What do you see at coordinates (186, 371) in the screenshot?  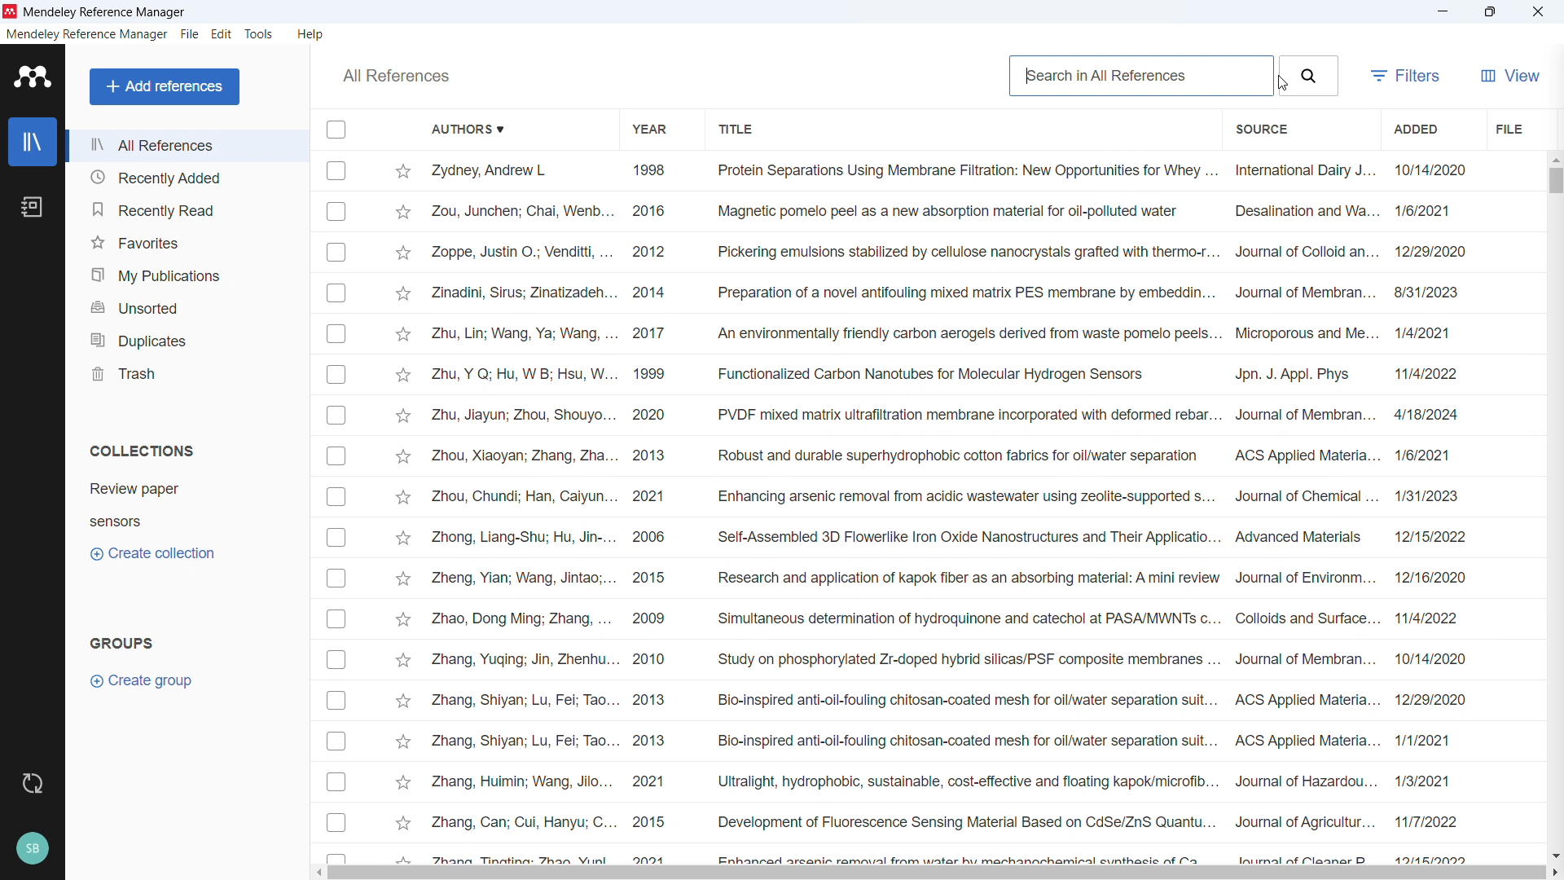 I see `Trash ` at bounding box center [186, 371].